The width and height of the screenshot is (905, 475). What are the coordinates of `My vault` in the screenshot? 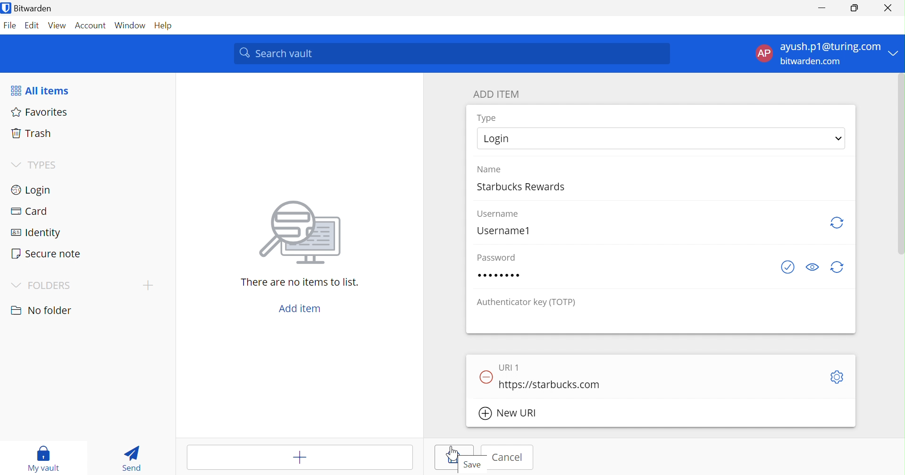 It's located at (46, 459).